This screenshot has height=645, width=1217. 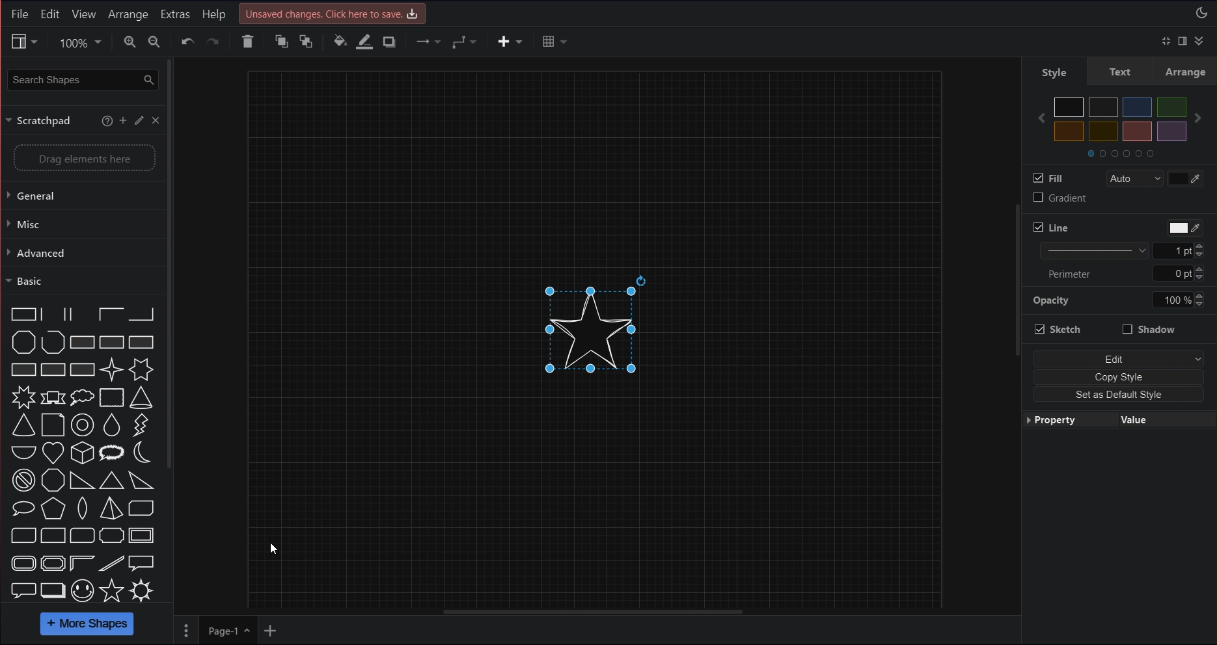 What do you see at coordinates (1184, 71) in the screenshot?
I see `Arrange` at bounding box center [1184, 71].